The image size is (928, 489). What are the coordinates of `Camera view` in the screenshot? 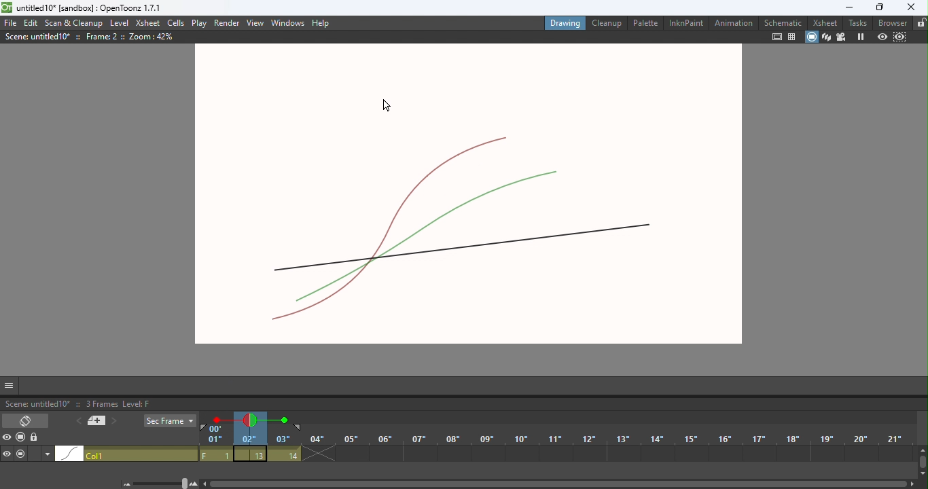 It's located at (842, 37).